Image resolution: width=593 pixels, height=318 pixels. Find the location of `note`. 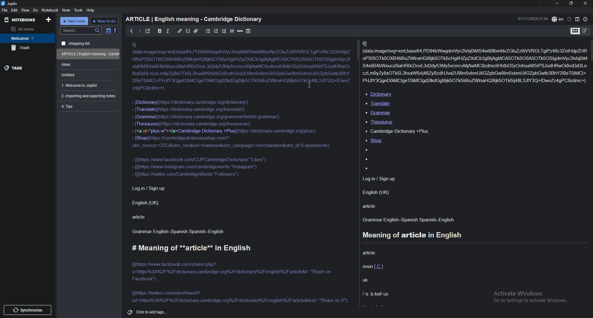

note is located at coordinates (89, 96).